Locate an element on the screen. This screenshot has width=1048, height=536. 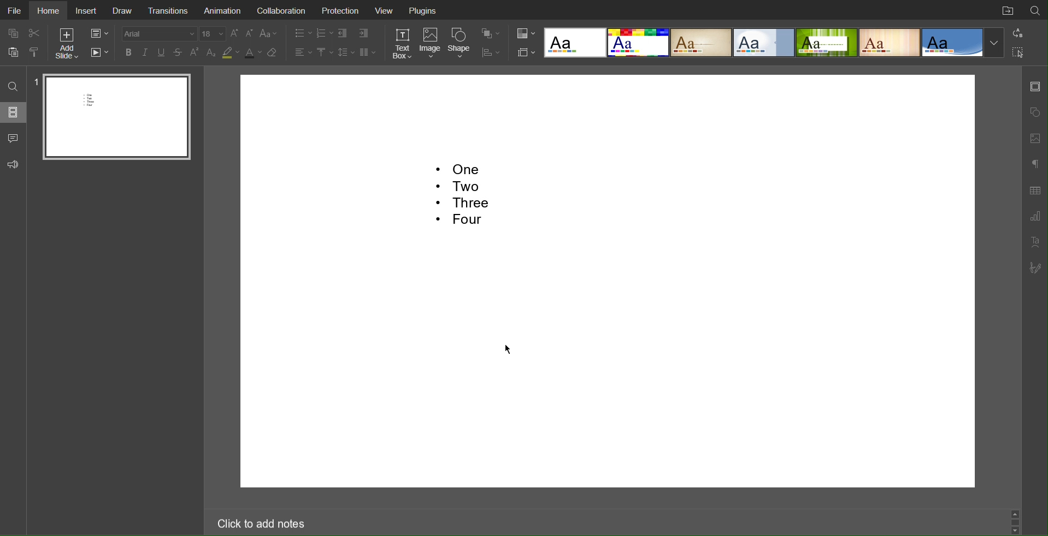
Selection is located at coordinates (1017, 51).